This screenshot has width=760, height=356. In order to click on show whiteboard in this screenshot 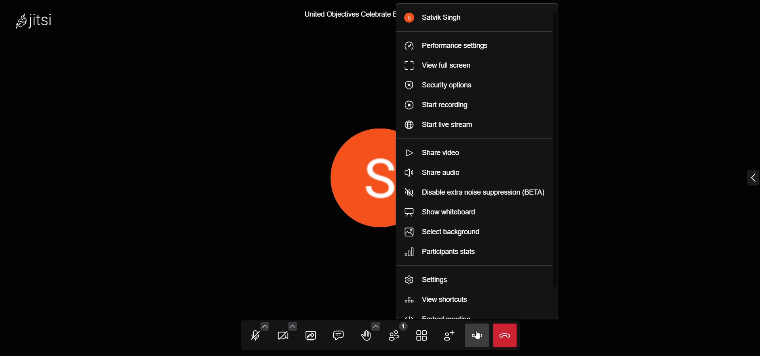, I will do `click(463, 211)`.